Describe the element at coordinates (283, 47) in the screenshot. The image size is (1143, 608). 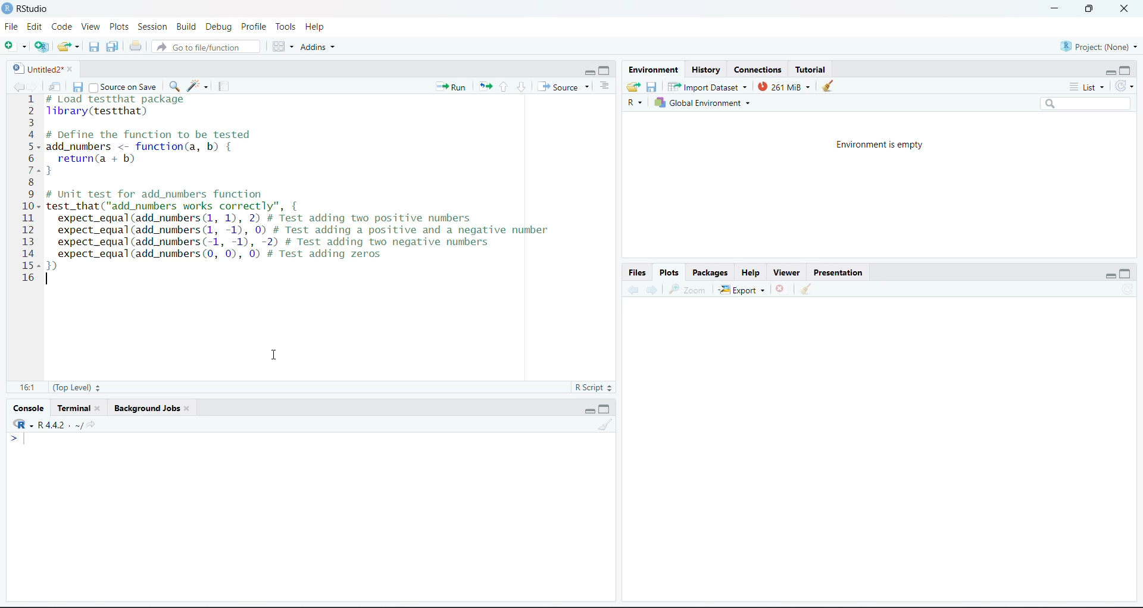
I see `Workspace panes` at that location.